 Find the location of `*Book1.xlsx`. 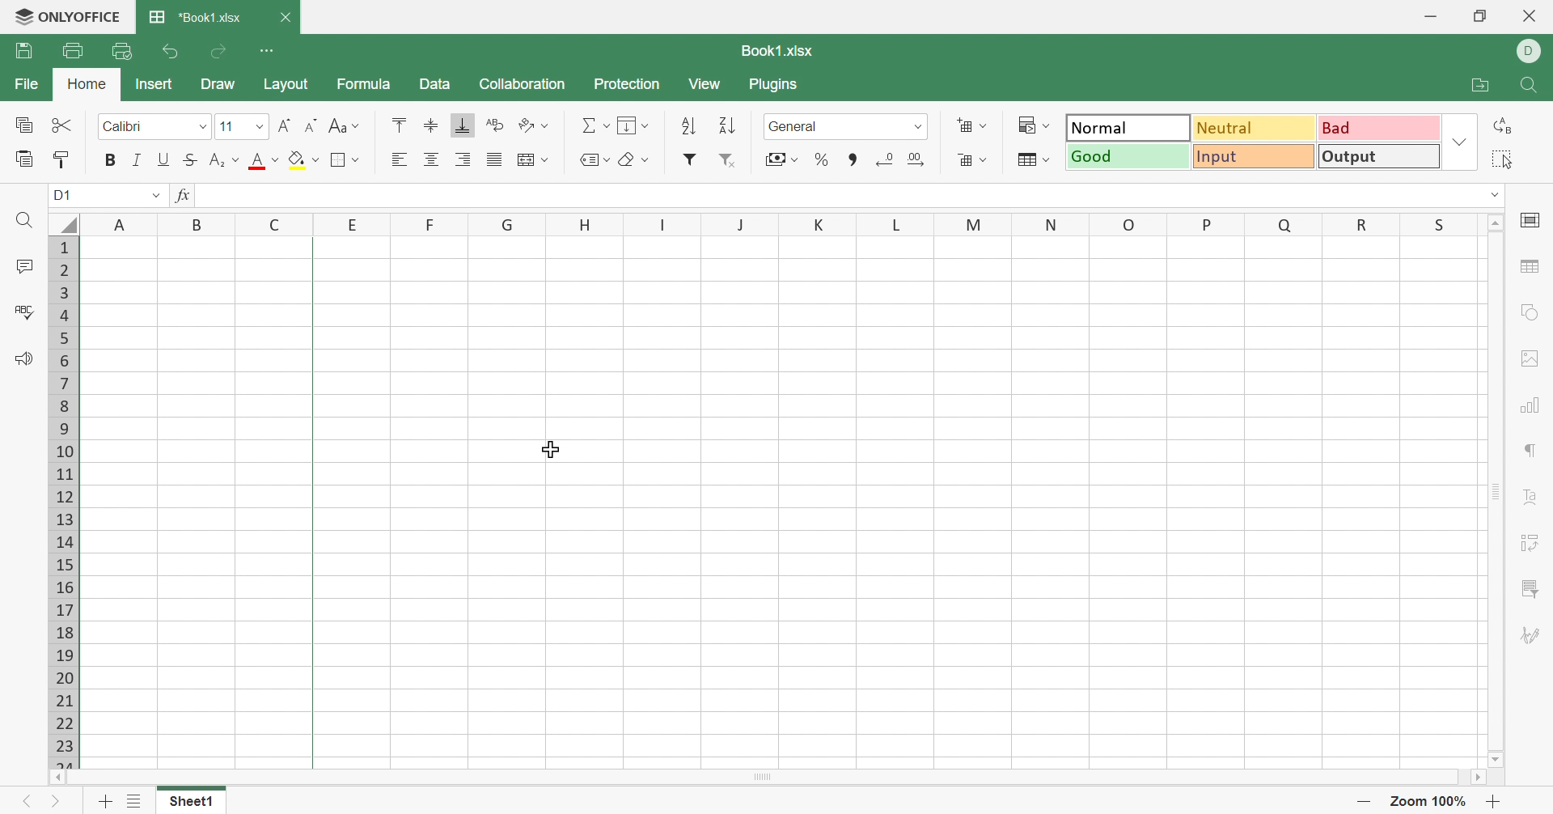

*Book1.xlsx is located at coordinates (195, 13).